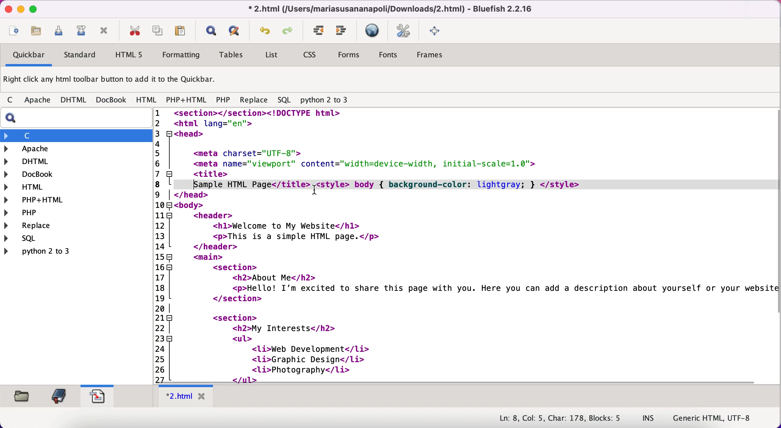 This screenshot has width=781, height=428. Describe the element at coordinates (38, 101) in the screenshot. I see `apache` at that location.